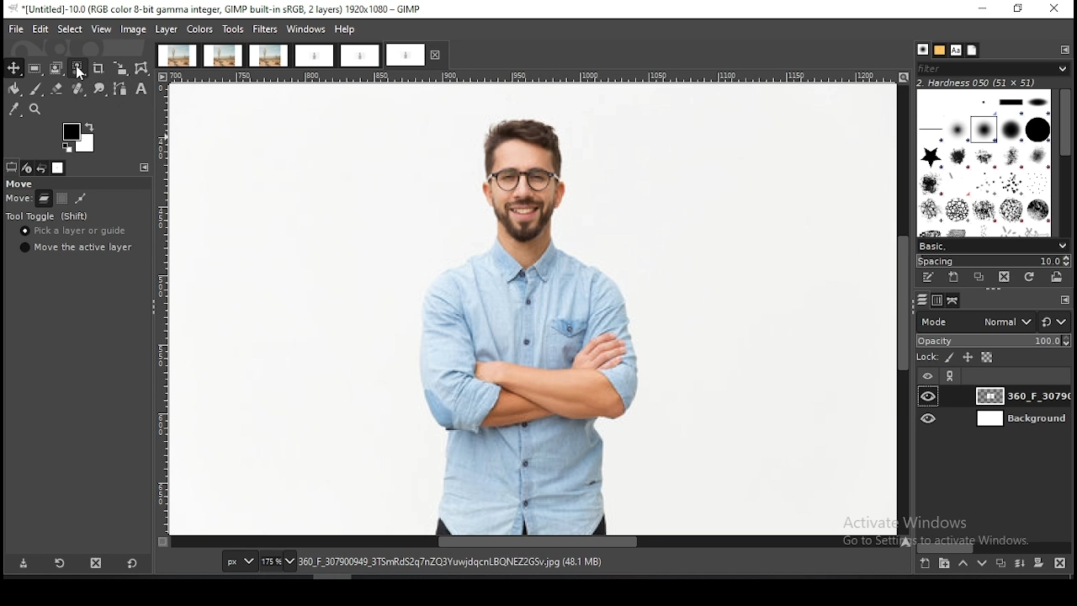 The height and width of the screenshot is (606, 1077). Describe the element at coordinates (23, 183) in the screenshot. I see `move` at that location.